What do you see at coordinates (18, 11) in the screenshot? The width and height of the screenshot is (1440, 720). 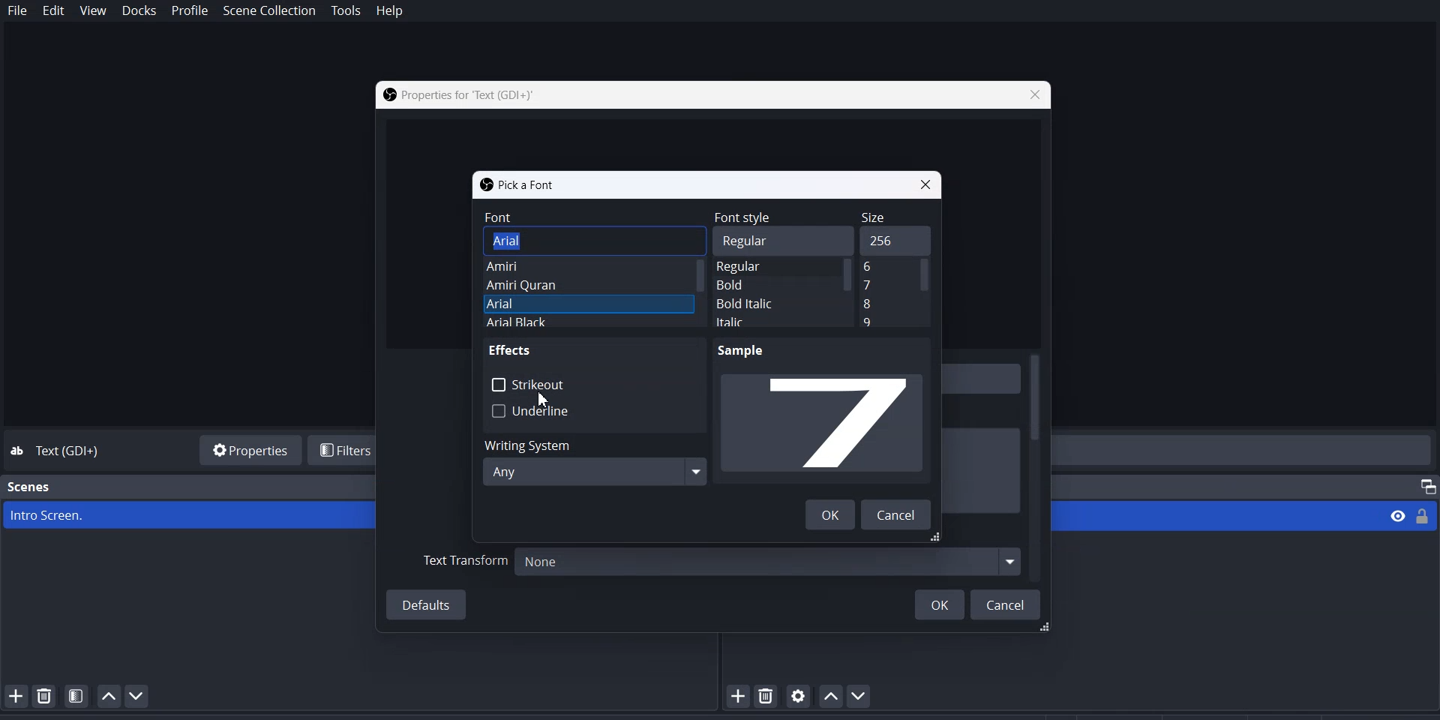 I see `File` at bounding box center [18, 11].